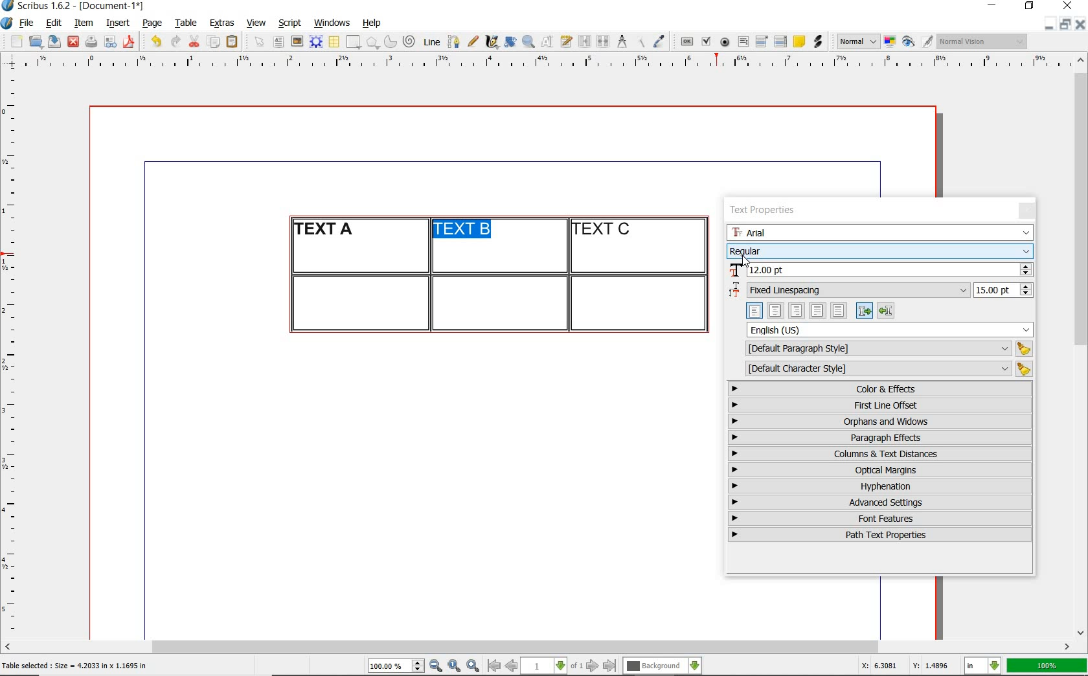 This screenshot has height=676, width=1088. Describe the element at coordinates (585, 43) in the screenshot. I see `link text frames` at that location.